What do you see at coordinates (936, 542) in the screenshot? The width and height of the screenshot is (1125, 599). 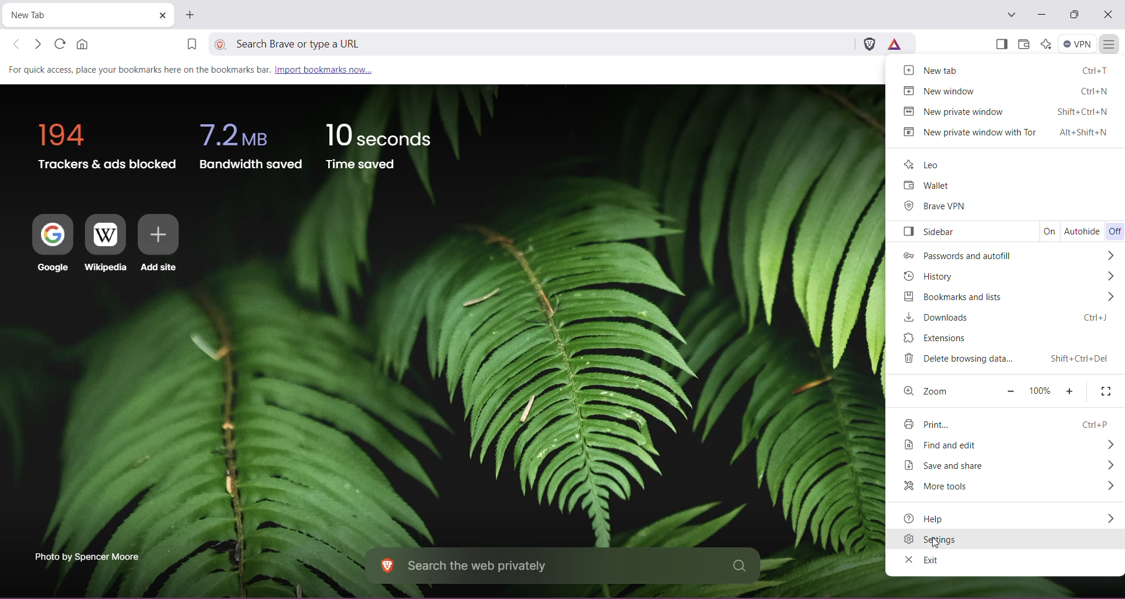 I see `cursor` at bounding box center [936, 542].